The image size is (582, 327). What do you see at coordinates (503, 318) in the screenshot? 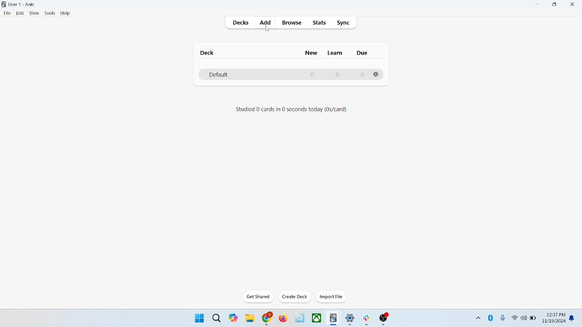
I see `microphone` at bounding box center [503, 318].